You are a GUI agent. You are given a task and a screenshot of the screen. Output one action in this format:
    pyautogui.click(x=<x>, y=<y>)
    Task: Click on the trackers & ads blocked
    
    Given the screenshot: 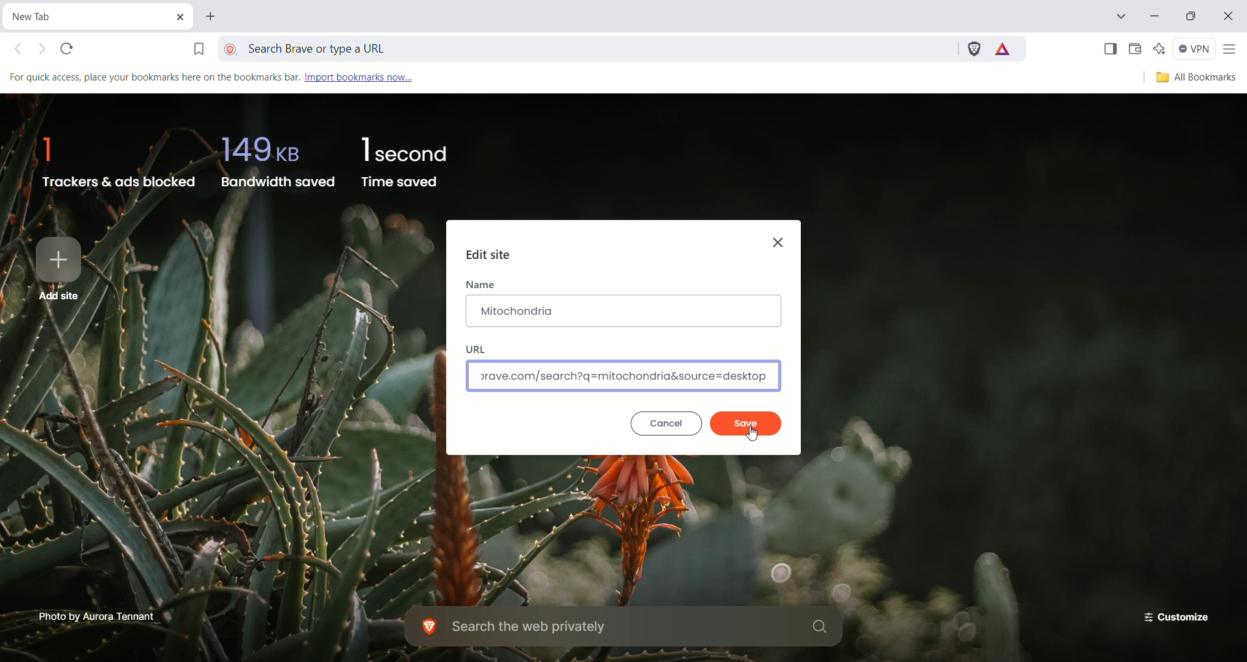 What is the action you would take?
    pyautogui.click(x=114, y=158)
    